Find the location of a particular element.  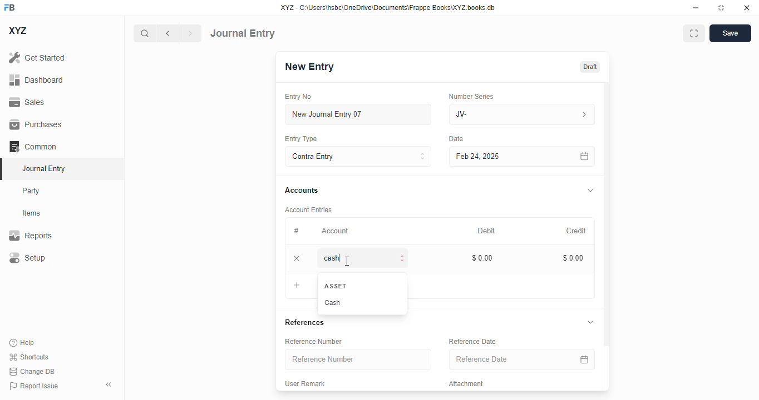

setup is located at coordinates (27, 257).